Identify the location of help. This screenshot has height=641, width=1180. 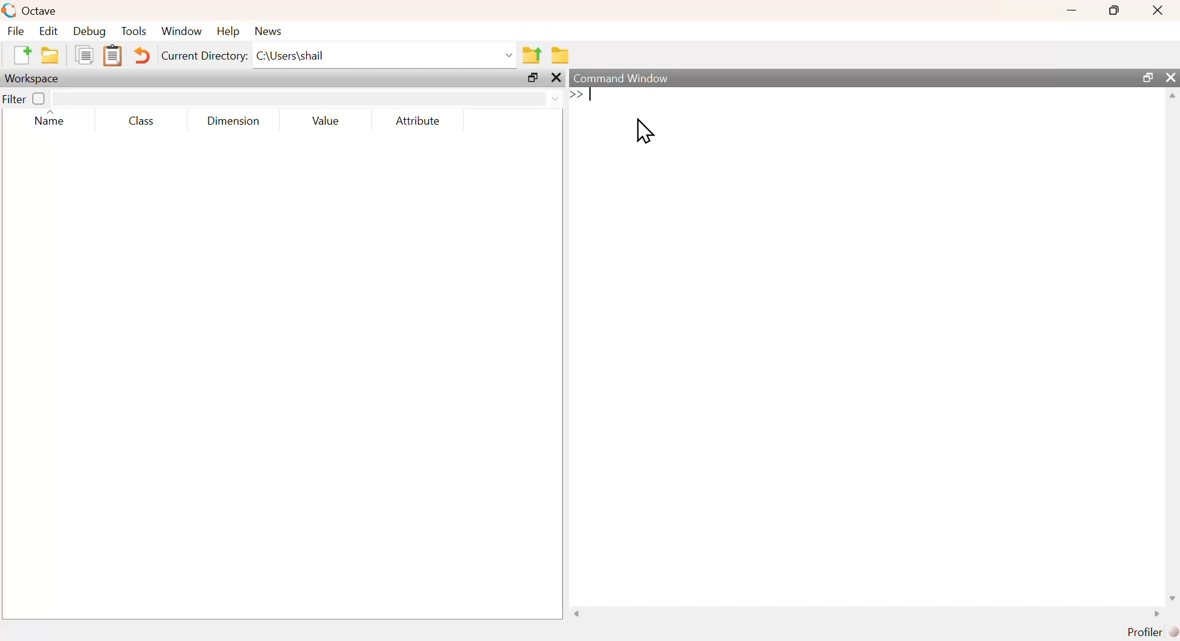
(227, 30).